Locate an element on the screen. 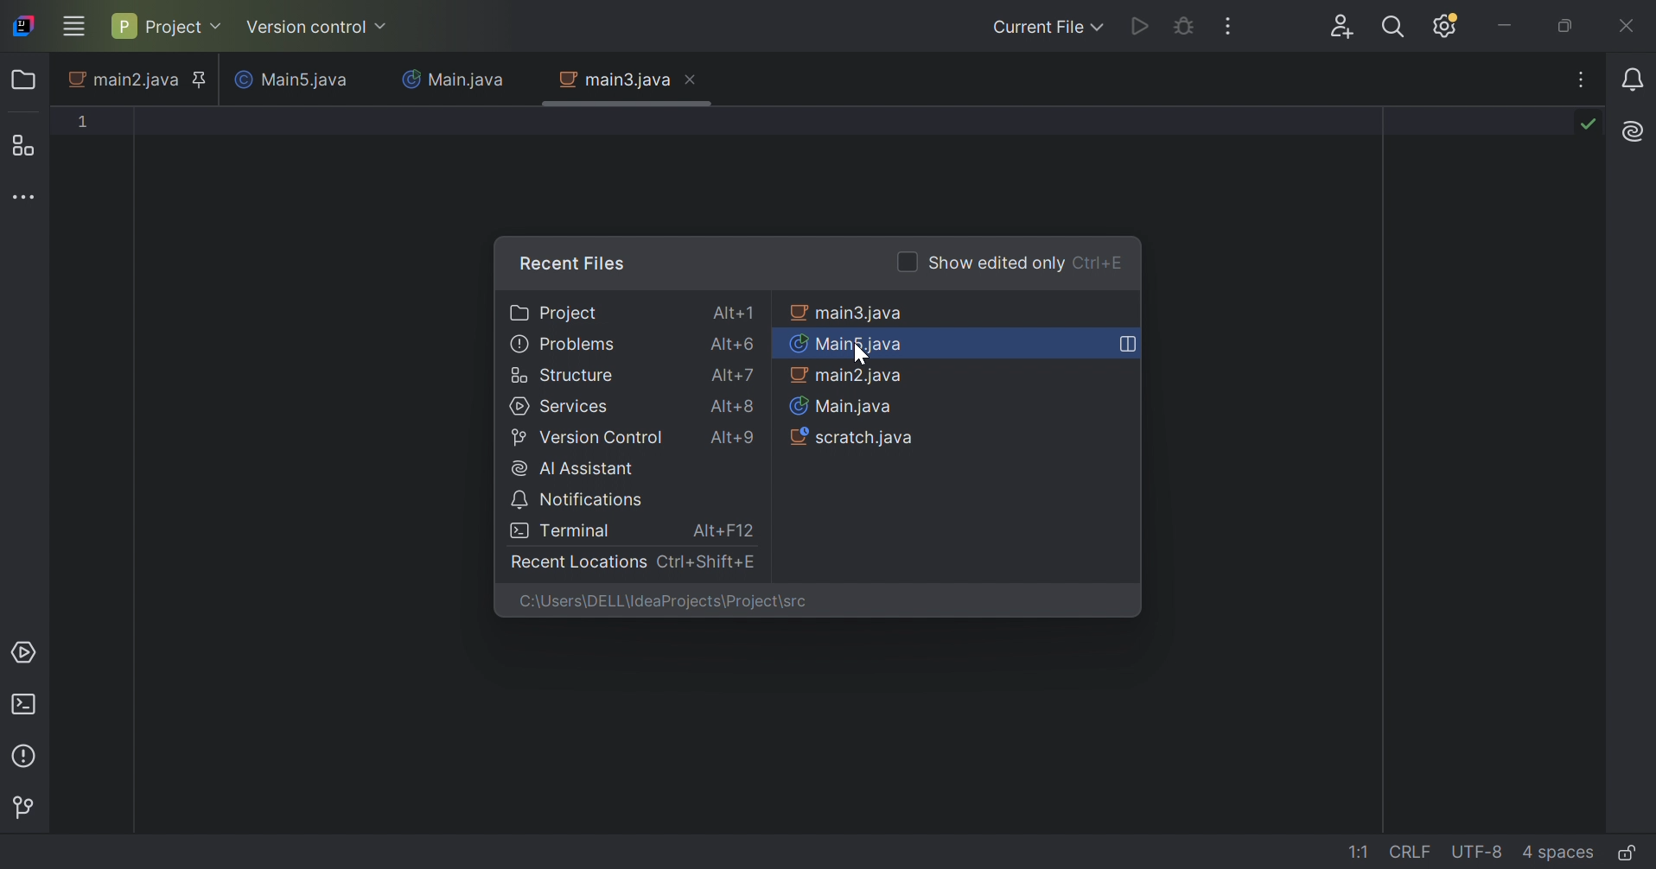 This screenshot has height=869, width=1656. Ctrl+E is located at coordinates (1100, 264).